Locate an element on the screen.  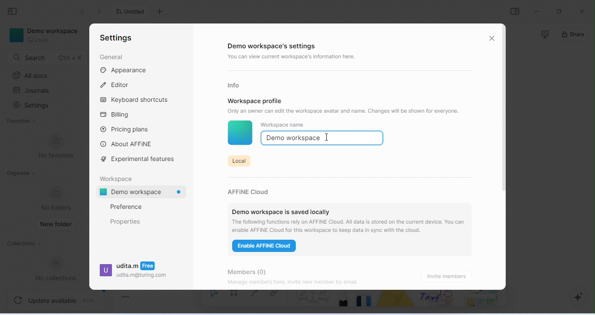
pencil is located at coordinates (344, 302).